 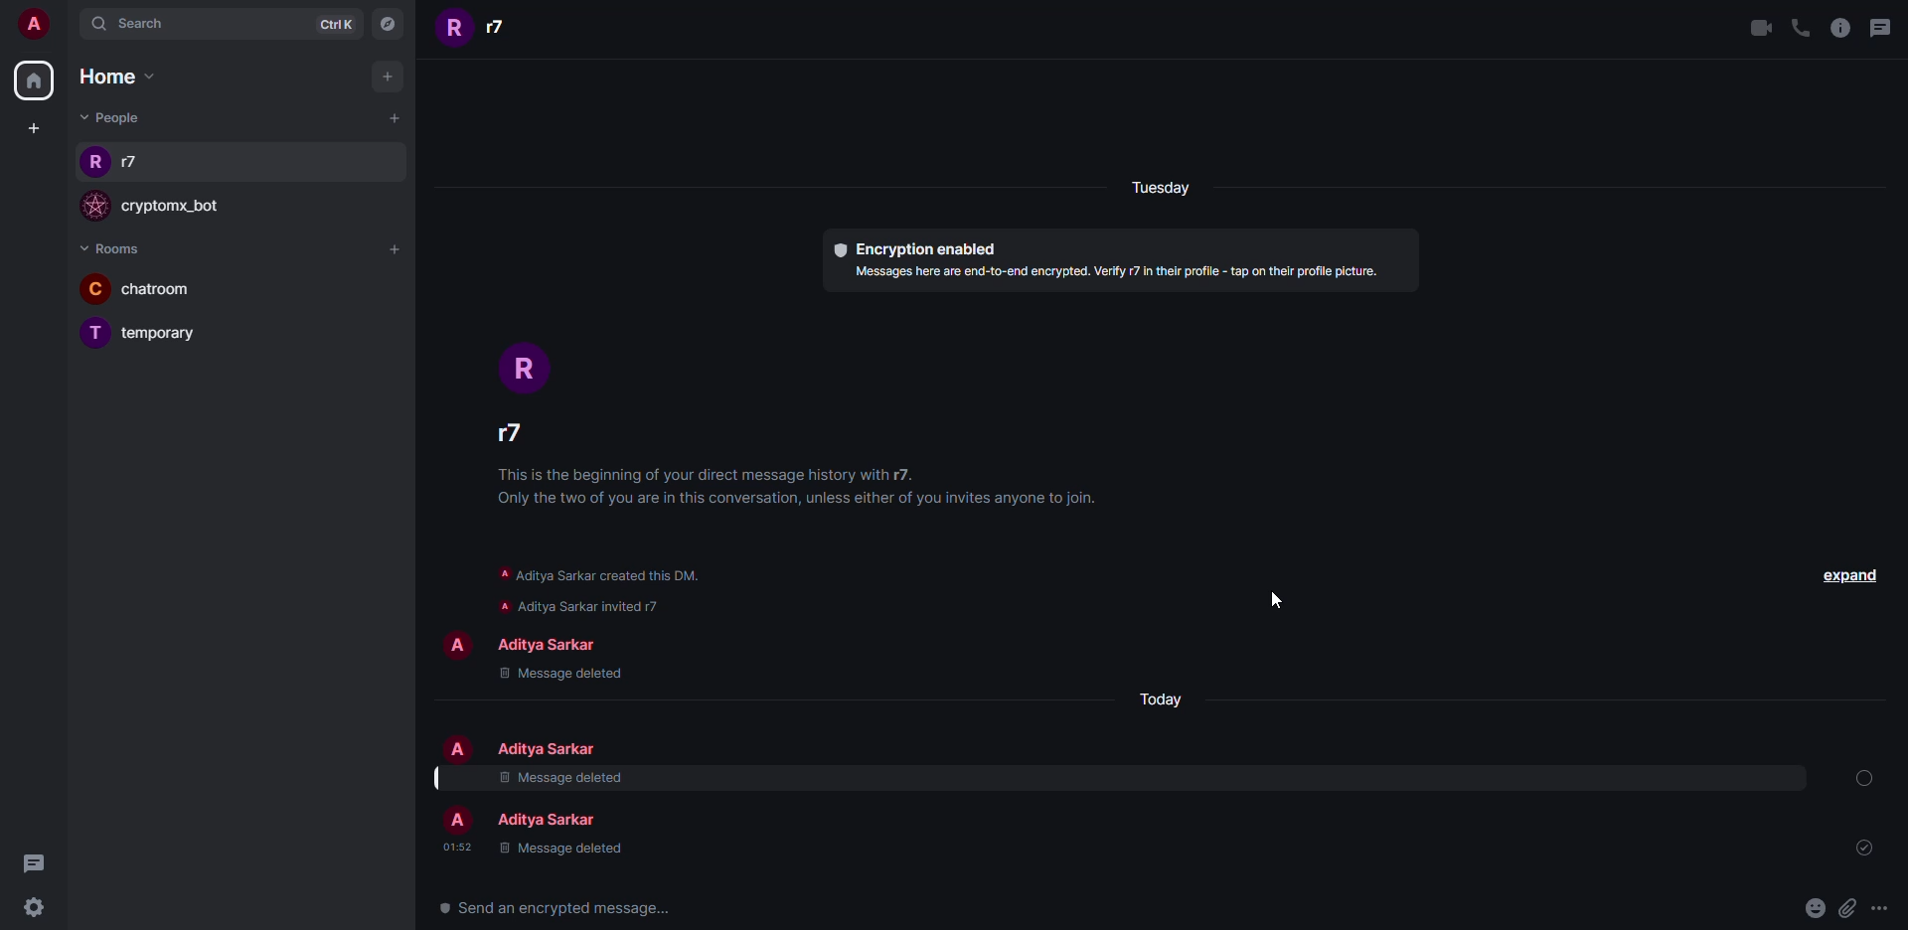 I want to click on send a message, so click(x=558, y=909).